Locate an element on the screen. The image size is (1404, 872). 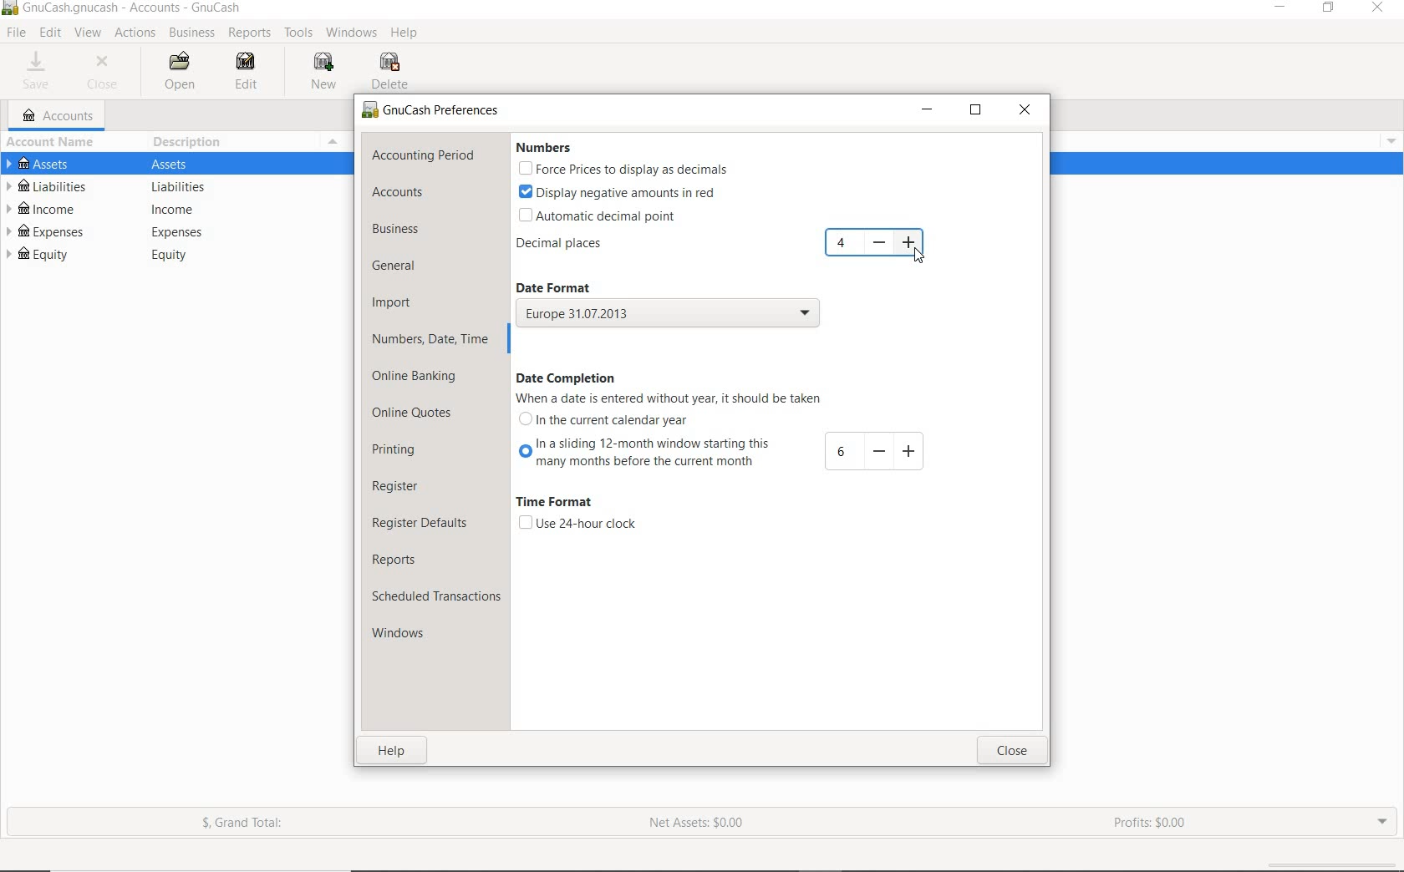
numbers is located at coordinates (549, 148).